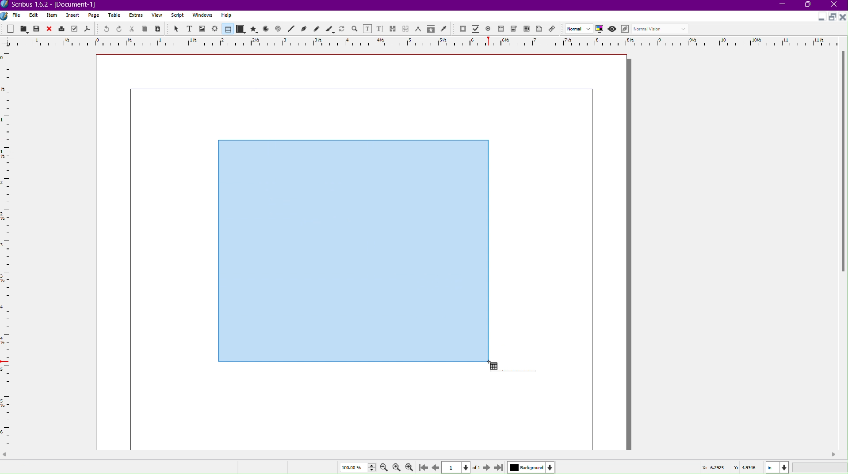 The width and height of the screenshot is (848, 474). I want to click on Calligraphic Line, so click(329, 28).